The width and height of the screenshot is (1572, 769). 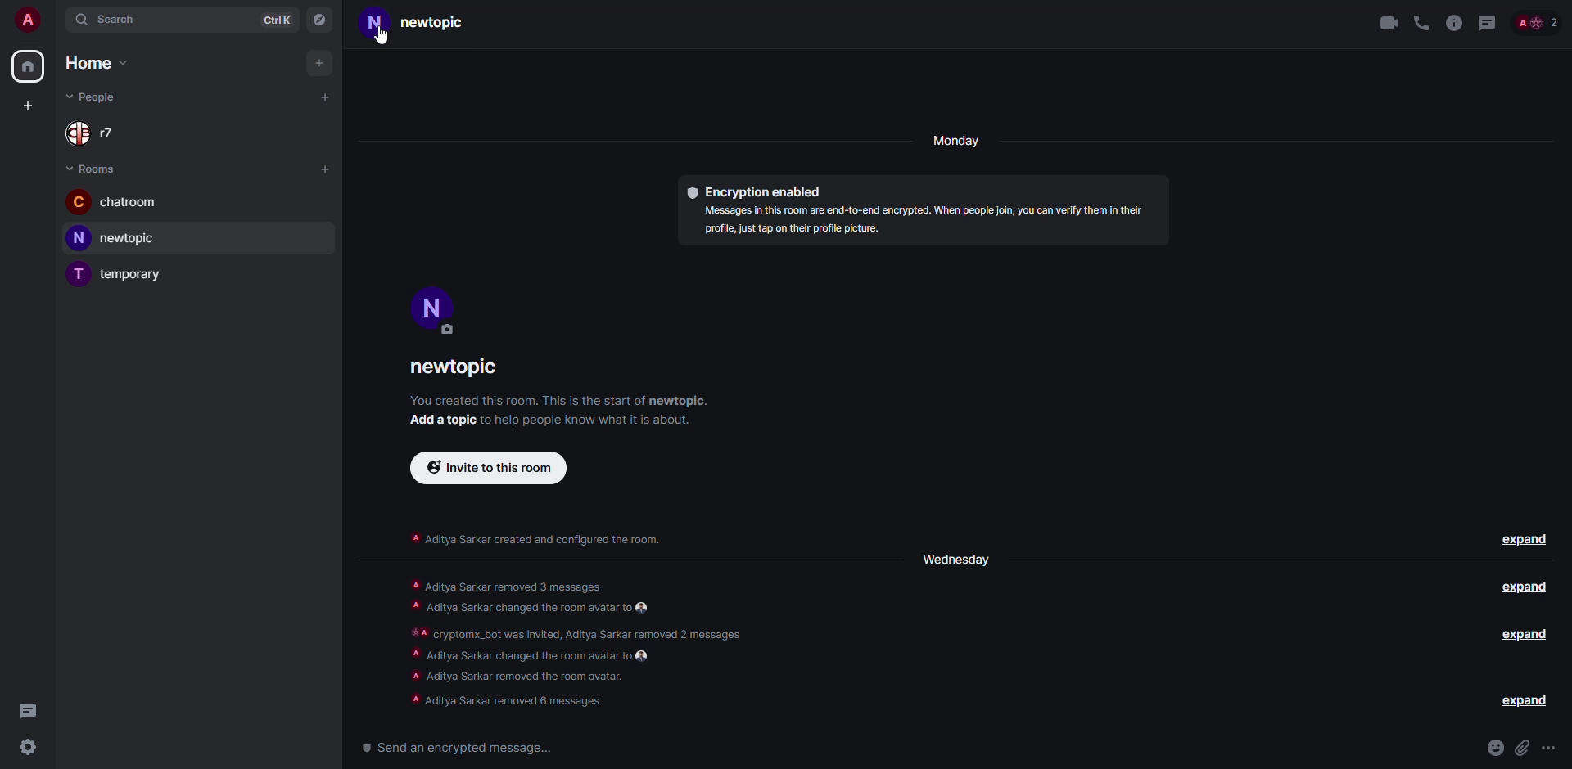 I want to click on You created this room. This is the start of newtopic., so click(x=560, y=401).